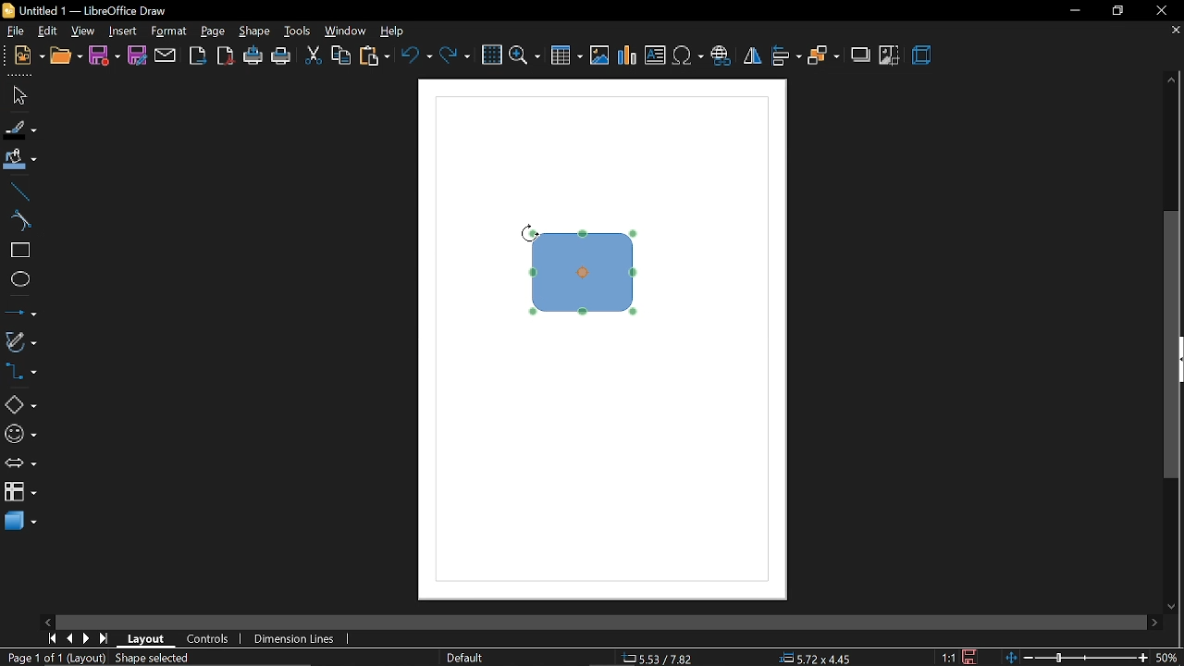 The height and width of the screenshot is (666, 1184). Describe the element at coordinates (18, 192) in the screenshot. I see `line` at that location.